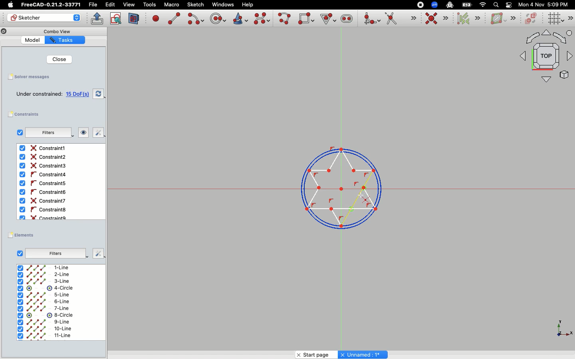 The width and height of the screenshot is (575, 359). Describe the element at coordinates (116, 19) in the screenshot. I see `View sketch` at that location.